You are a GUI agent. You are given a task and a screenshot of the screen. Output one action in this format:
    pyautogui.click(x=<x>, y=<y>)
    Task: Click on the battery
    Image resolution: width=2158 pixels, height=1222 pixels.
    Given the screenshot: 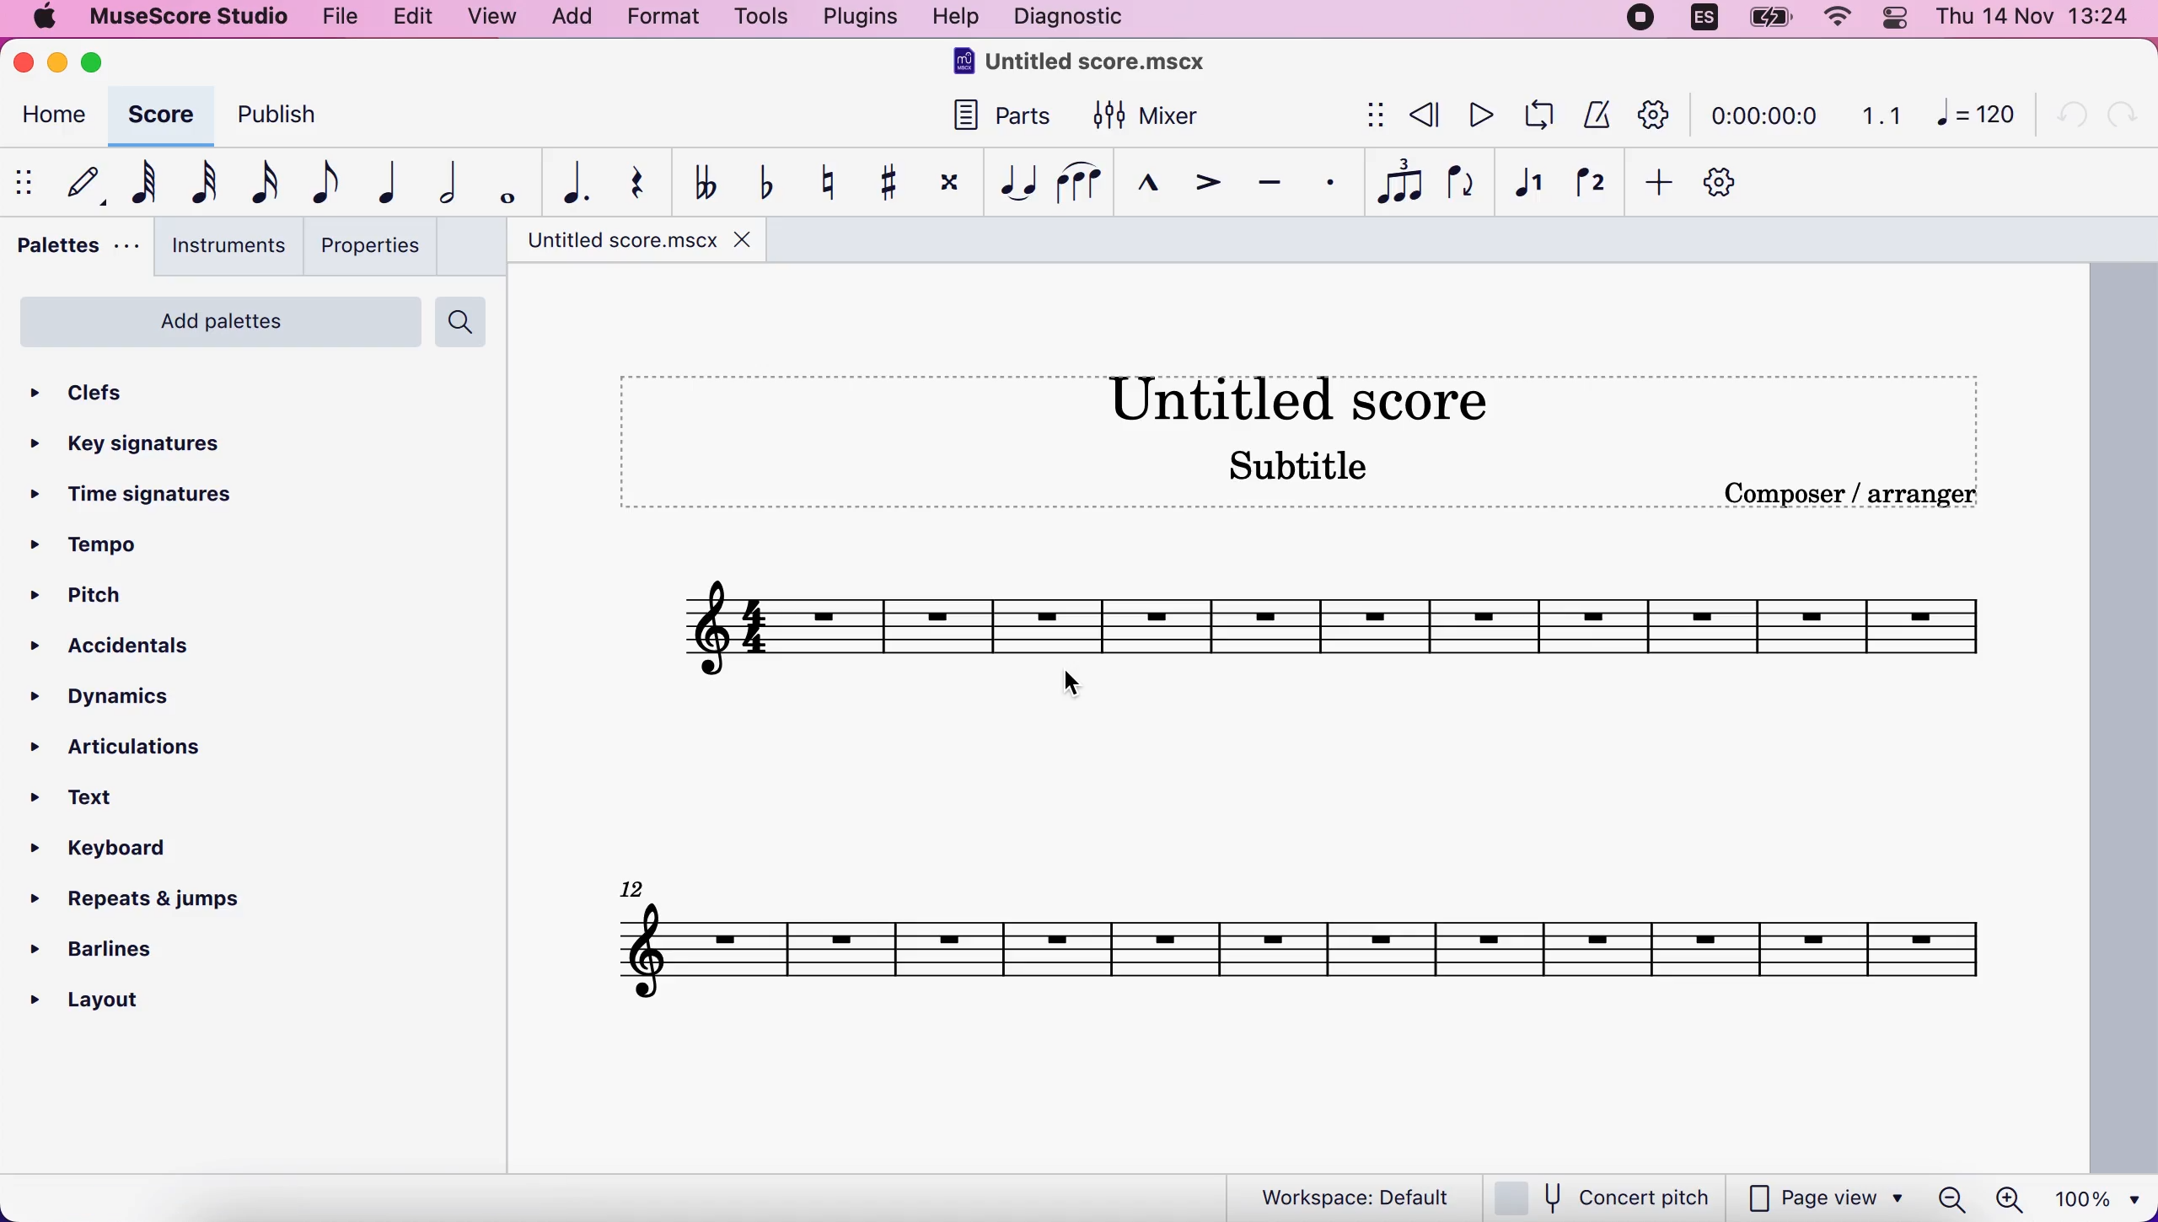 What is the action you would take?
    pyautogui.click(x=1771, y=19)
    